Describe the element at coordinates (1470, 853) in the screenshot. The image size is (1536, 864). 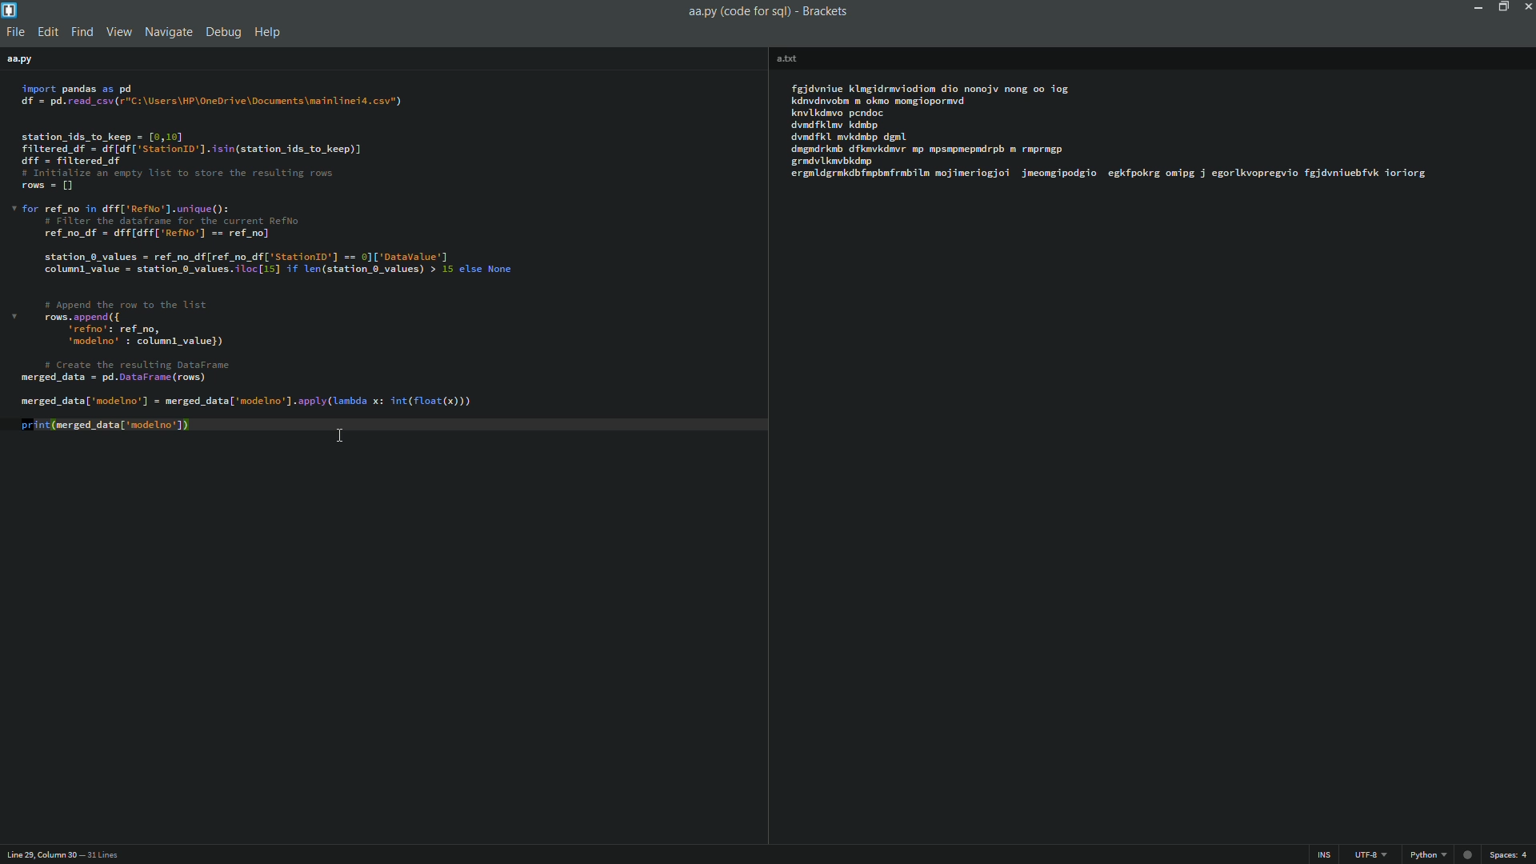
I see `warning` at that location.